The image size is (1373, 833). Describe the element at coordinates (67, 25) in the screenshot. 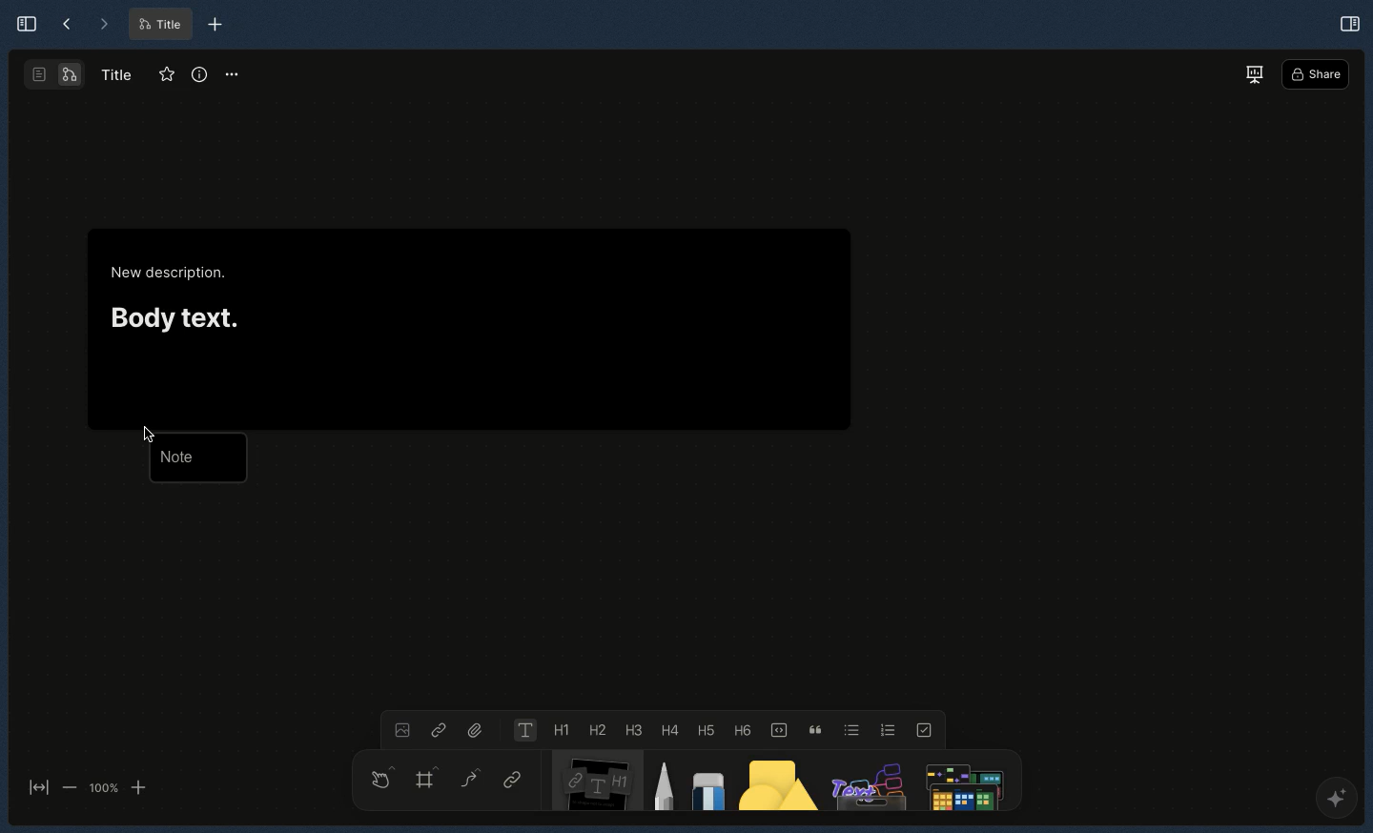

I see `Back` at that location.